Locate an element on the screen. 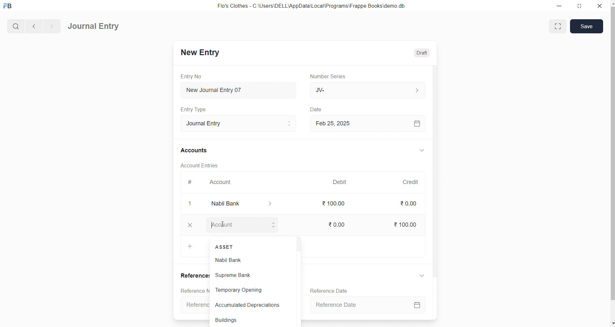 This screenshot has height=327, width=615. cursor is located at coordinates (224, 227).